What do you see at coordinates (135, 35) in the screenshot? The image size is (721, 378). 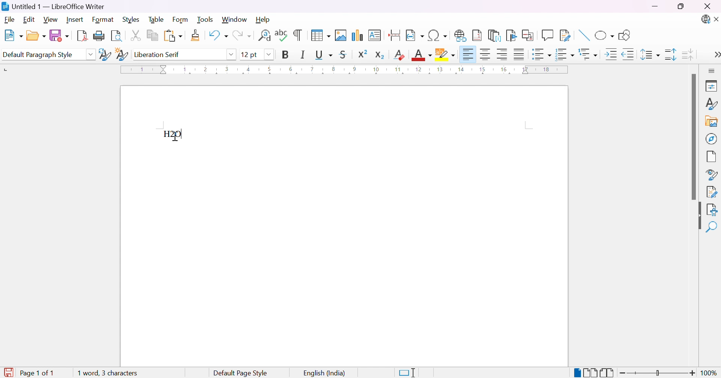 I see `Cut` at bounding box center [135, 35].